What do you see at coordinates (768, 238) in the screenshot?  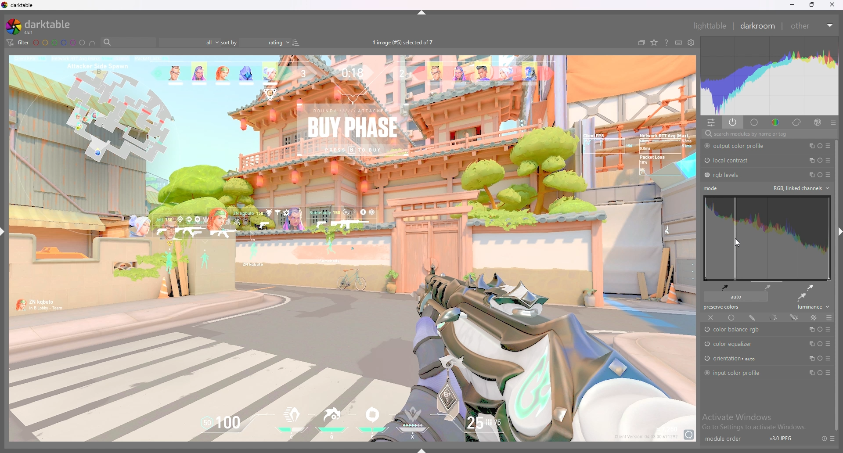 I see `shadow heatmap` at bounding box center [768, 238].